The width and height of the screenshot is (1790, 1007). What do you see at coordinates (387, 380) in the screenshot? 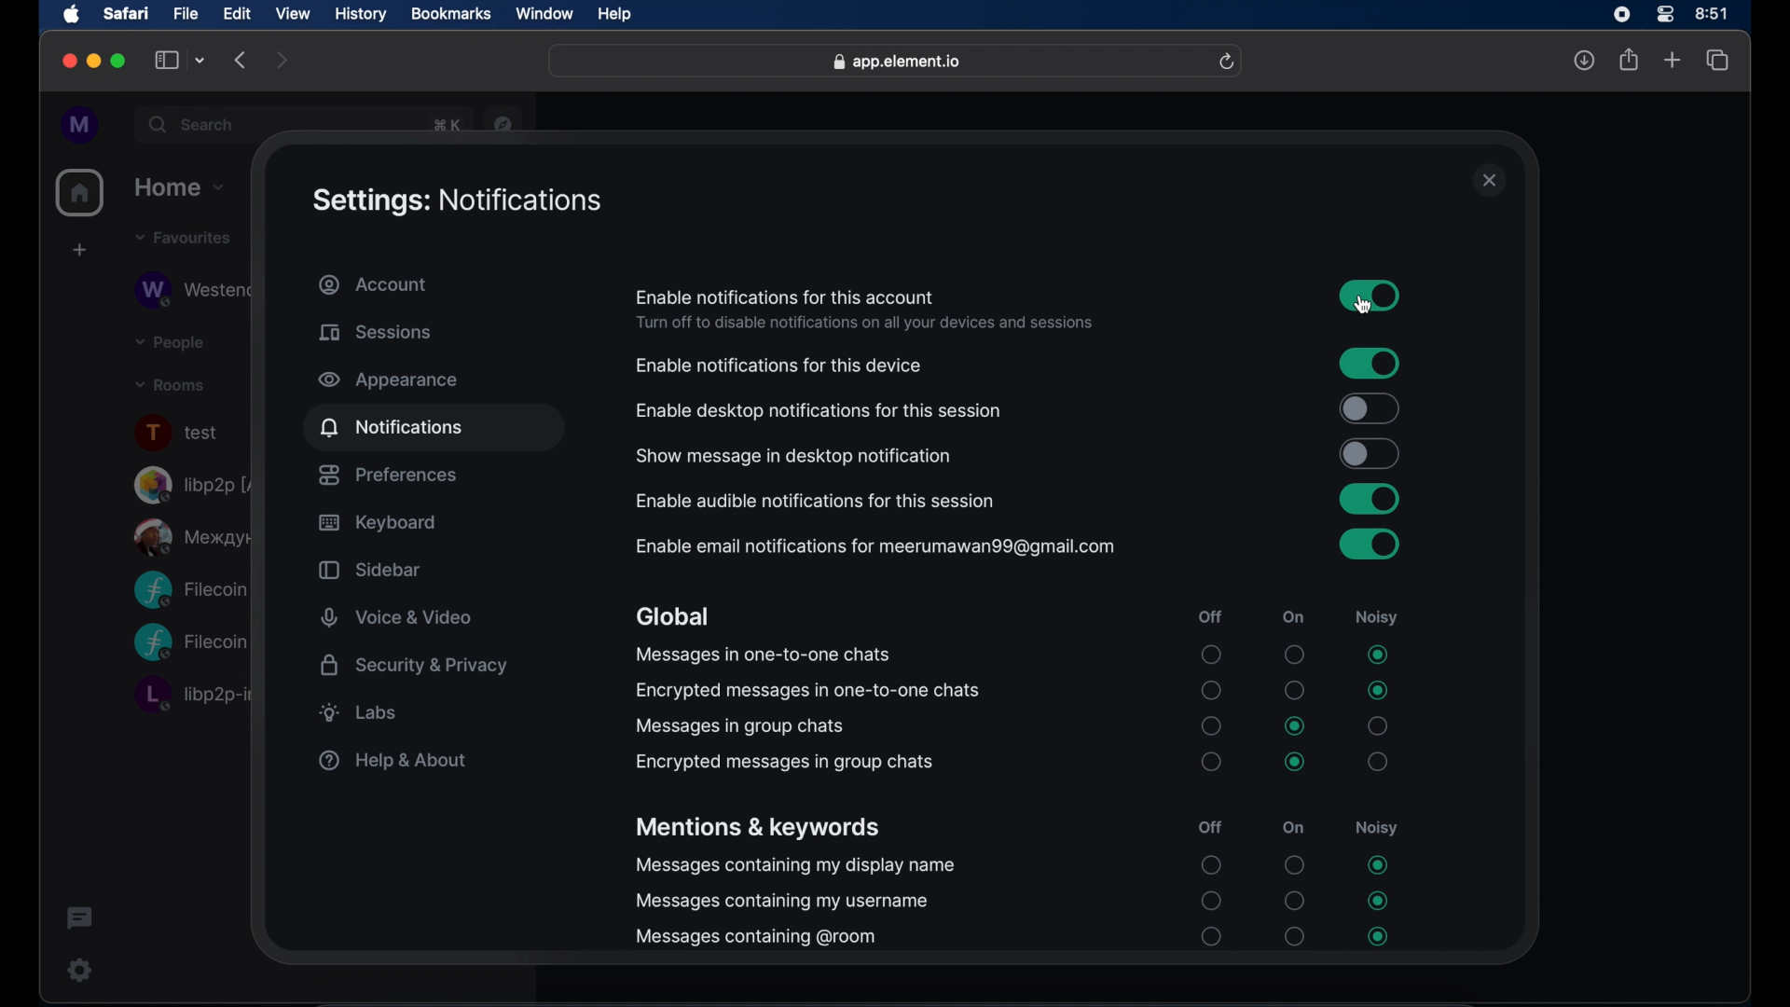
I see `appearance` at bounding box center [387, 380].